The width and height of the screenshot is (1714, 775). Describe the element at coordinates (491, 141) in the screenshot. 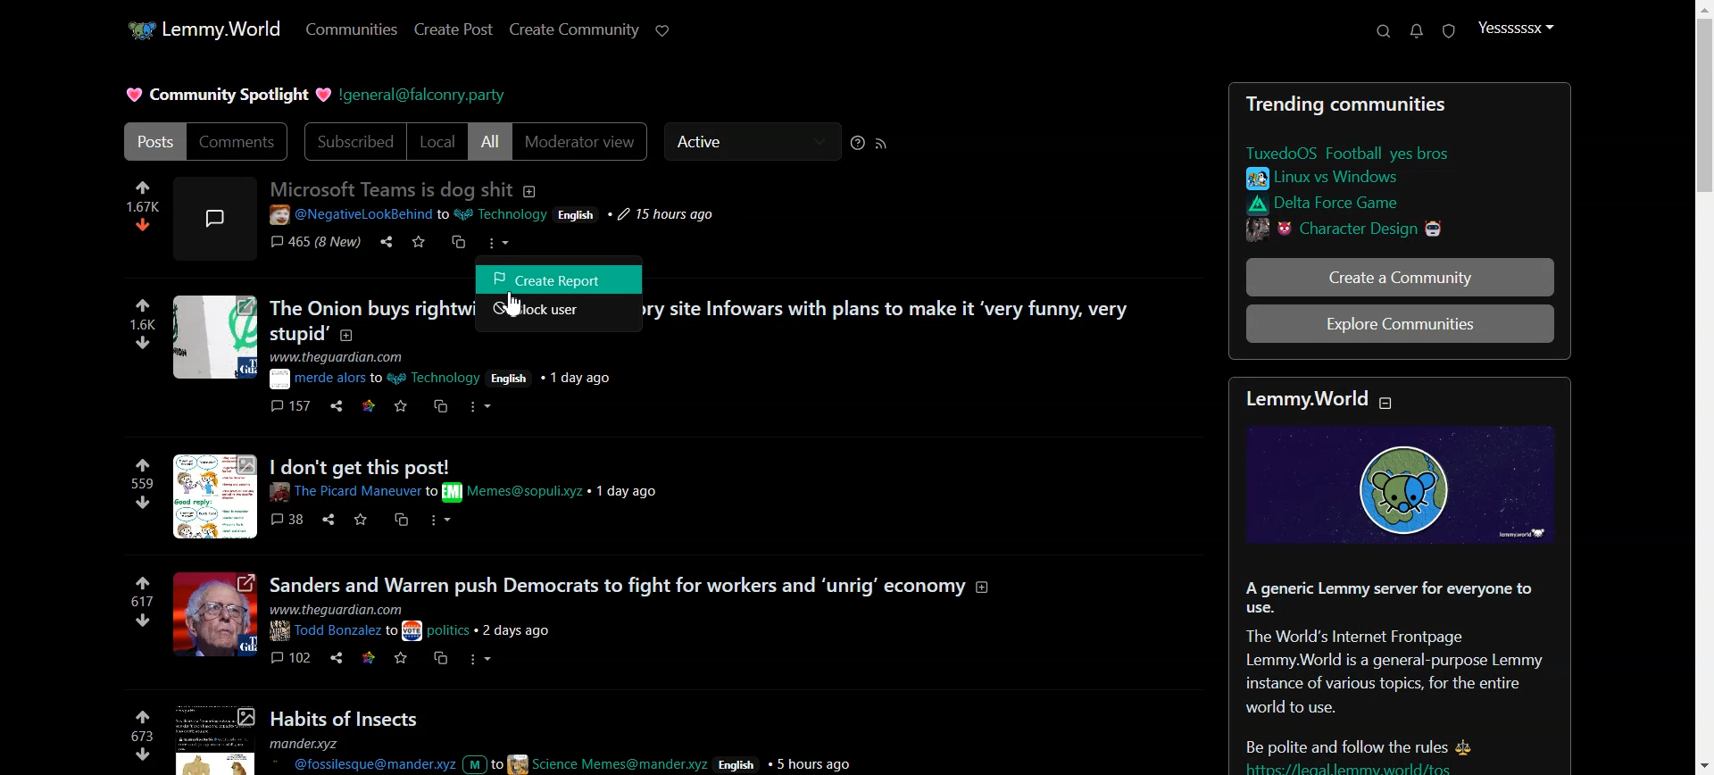

I see `All` at that location.